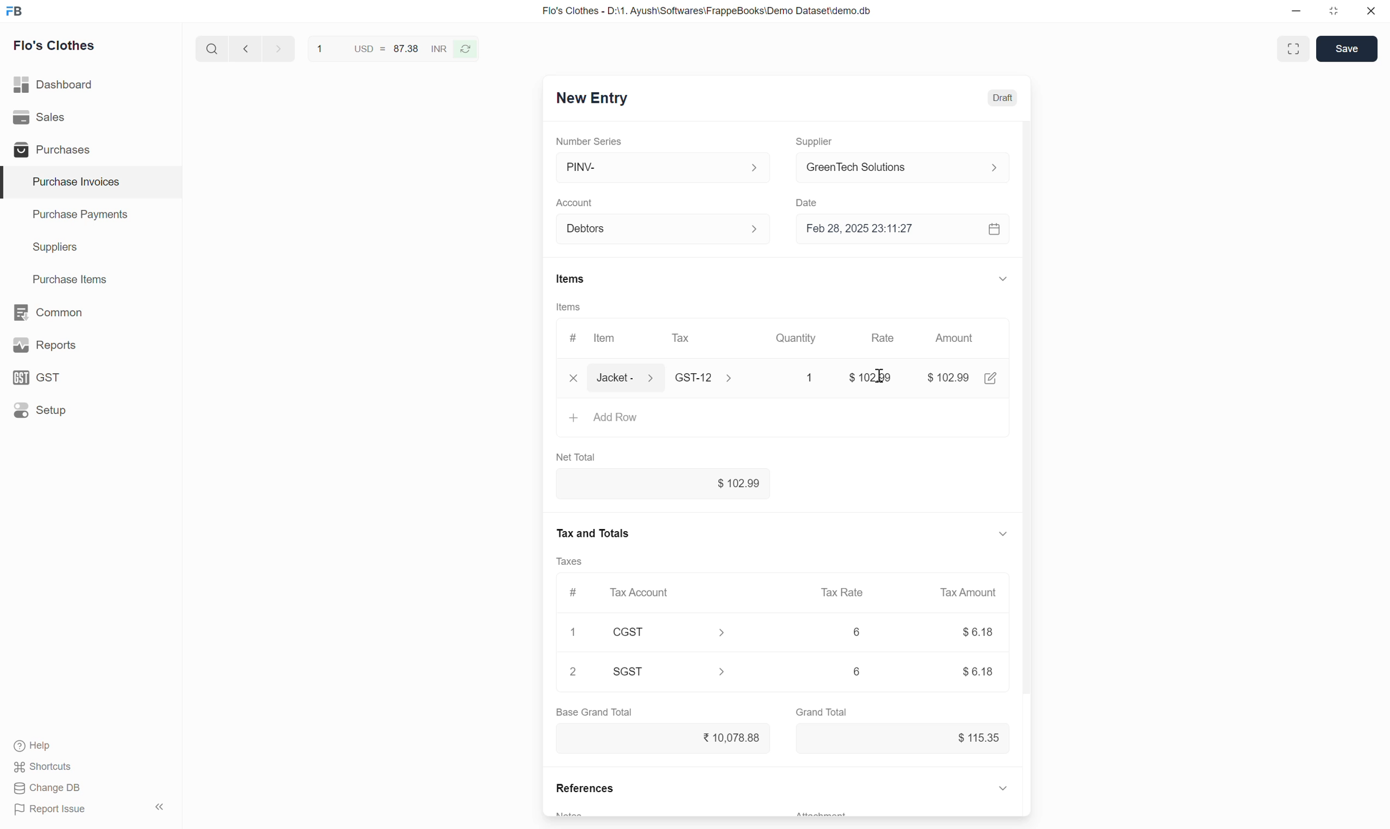 This screenshot has height=829, width=1390. Describe the element at coordinates (663, 738) in the screenshot. I see `10,078.88` at that location.